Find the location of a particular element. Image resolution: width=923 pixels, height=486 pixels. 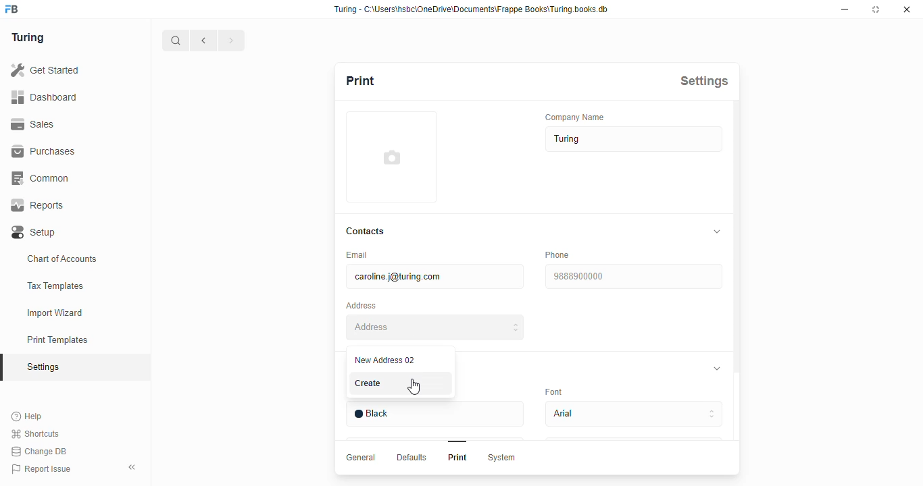

reports is located at coordinates (38, 205).